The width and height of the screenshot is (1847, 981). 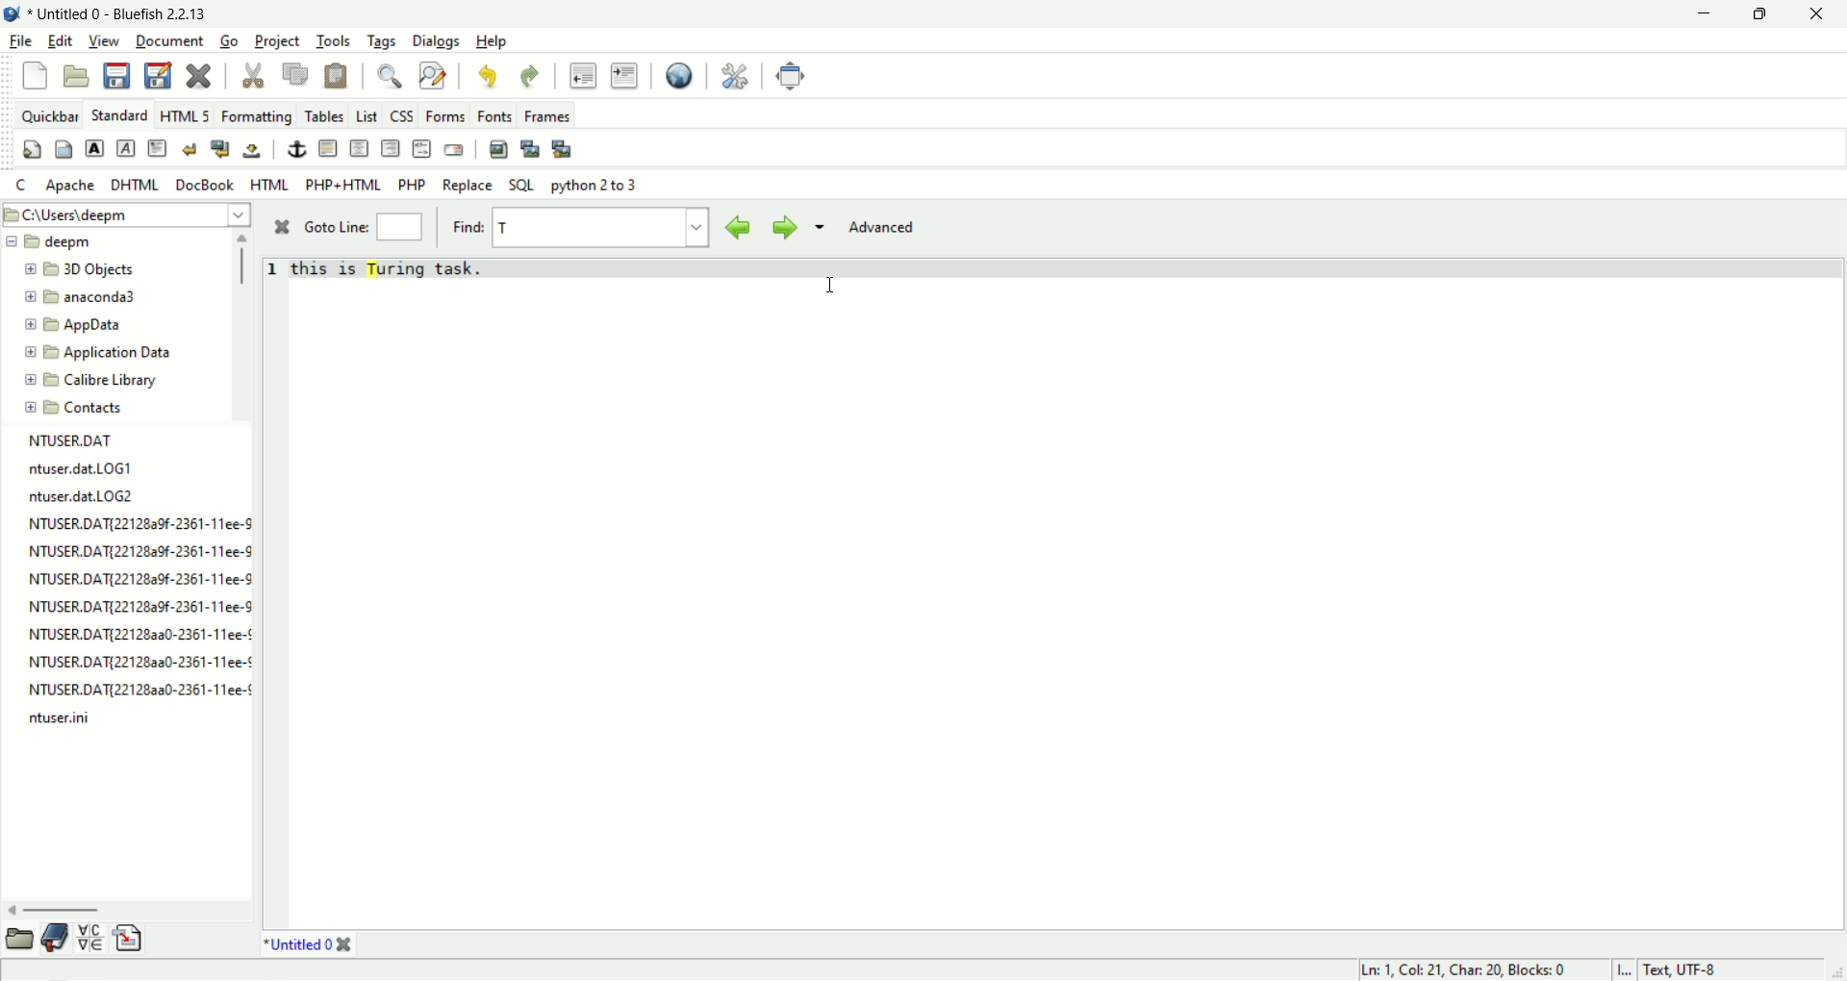 What do you see at coordinates (735, 76) in the screenshot?
I see `preferences` at bounding box center [735, 76].